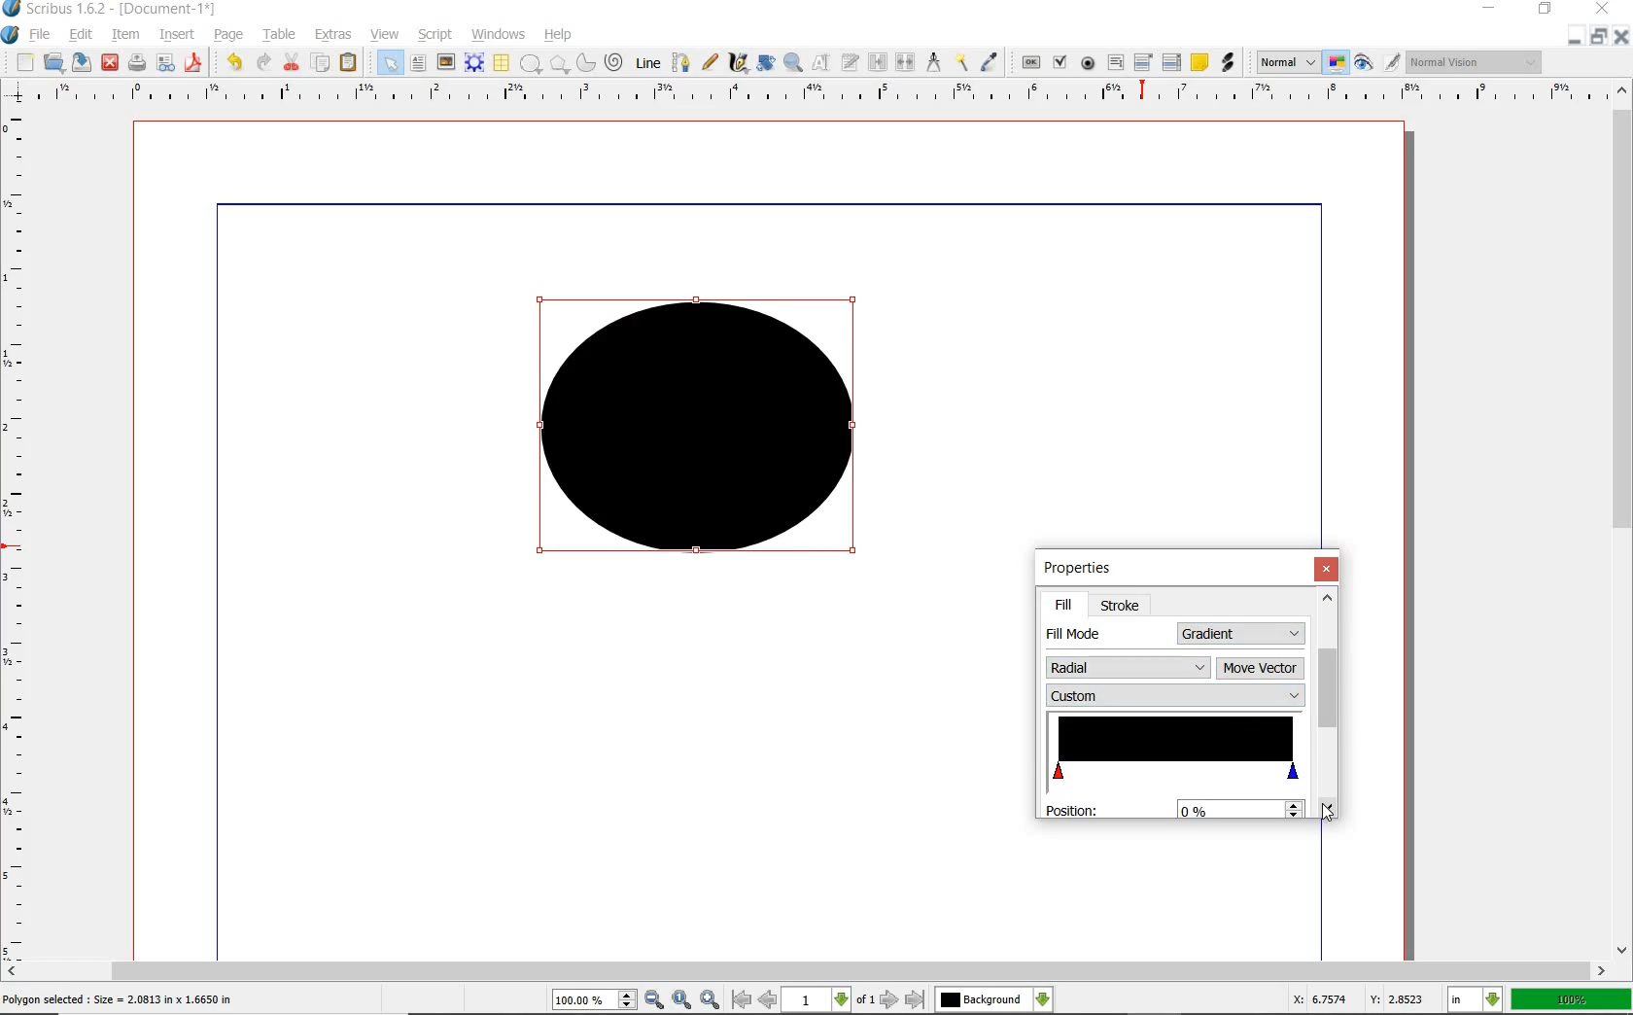  Describe the element at coordinates (820, 61) in the screenshot. I see `EDIT CONTENTS OF FRAME` at that location.